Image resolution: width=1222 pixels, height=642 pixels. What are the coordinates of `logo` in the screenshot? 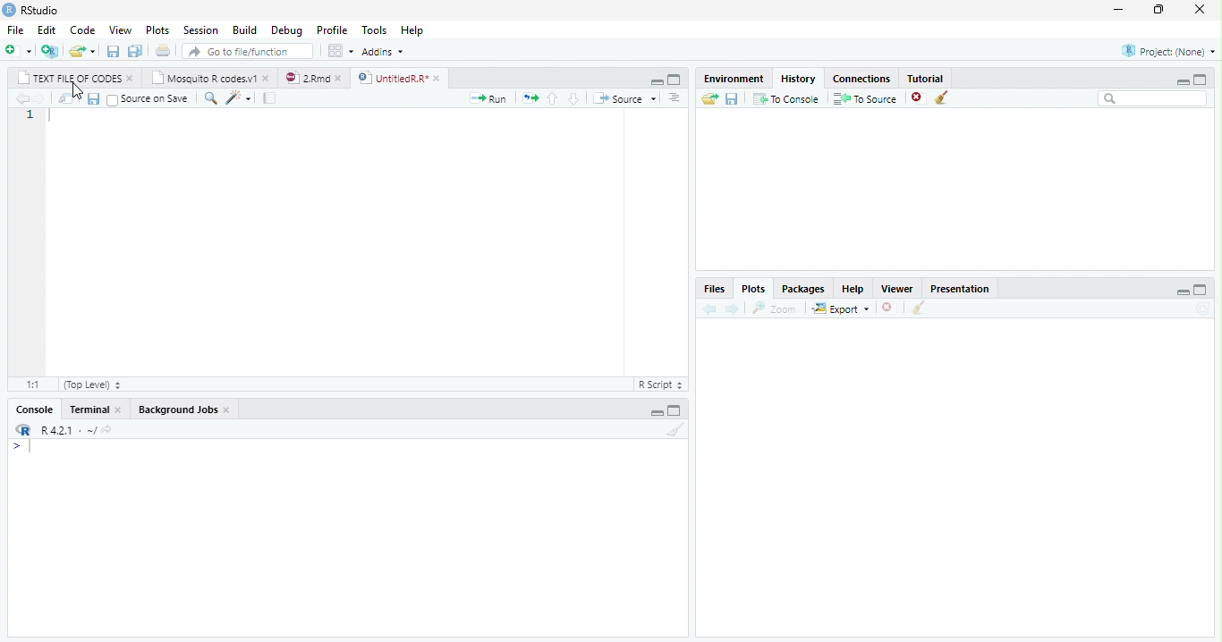 It's located at (10, 11).